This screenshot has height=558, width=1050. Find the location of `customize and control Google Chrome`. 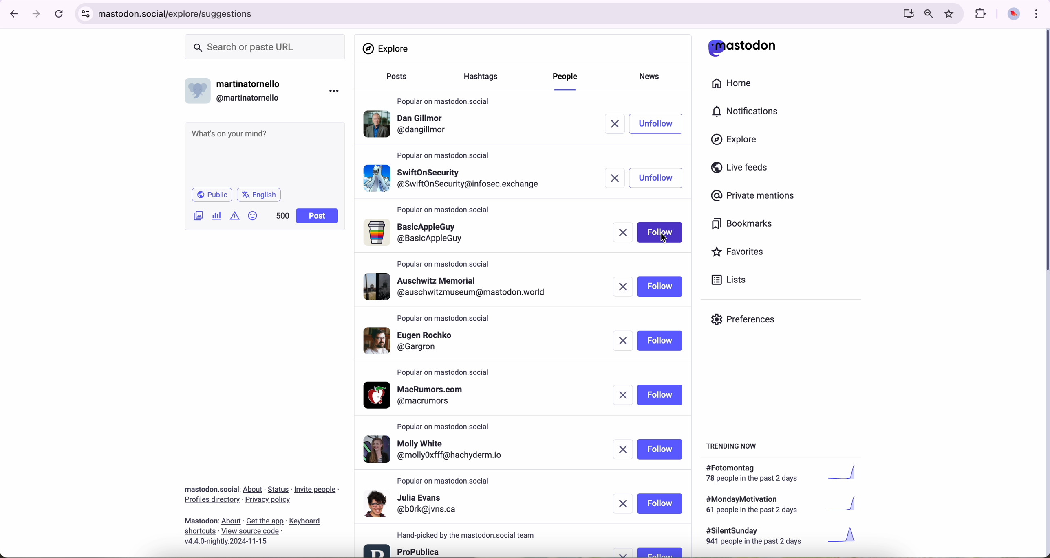

customize and control Google Chrome is located at coordinates (1035, 13).